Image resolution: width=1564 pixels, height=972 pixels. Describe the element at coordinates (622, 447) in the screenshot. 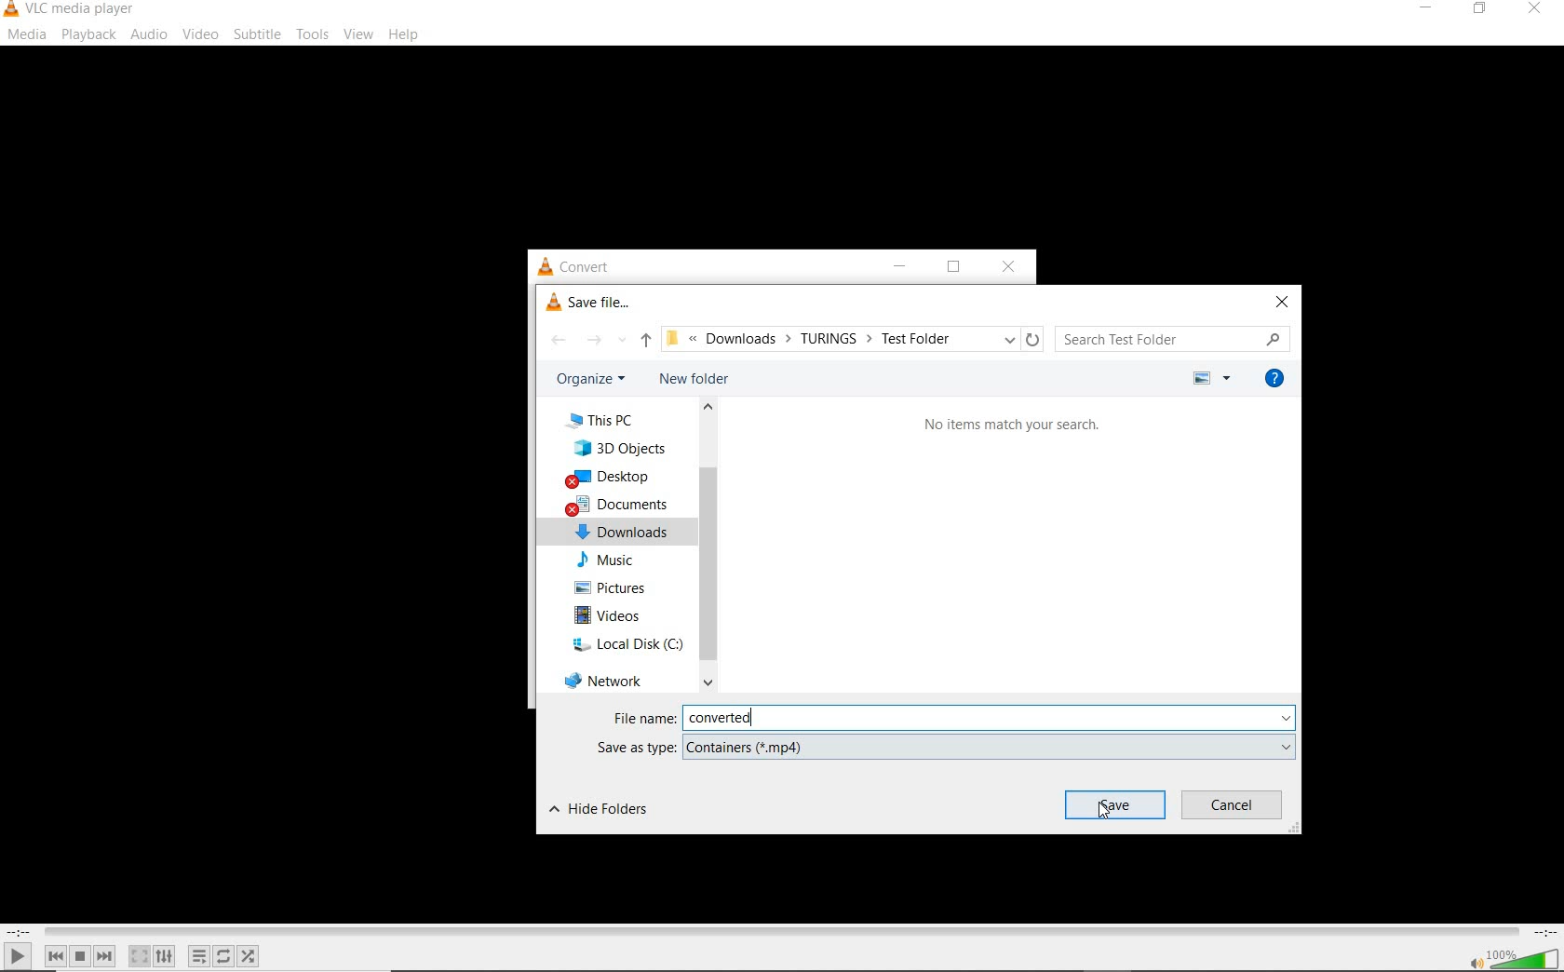

I see `3D Objects` at that location.